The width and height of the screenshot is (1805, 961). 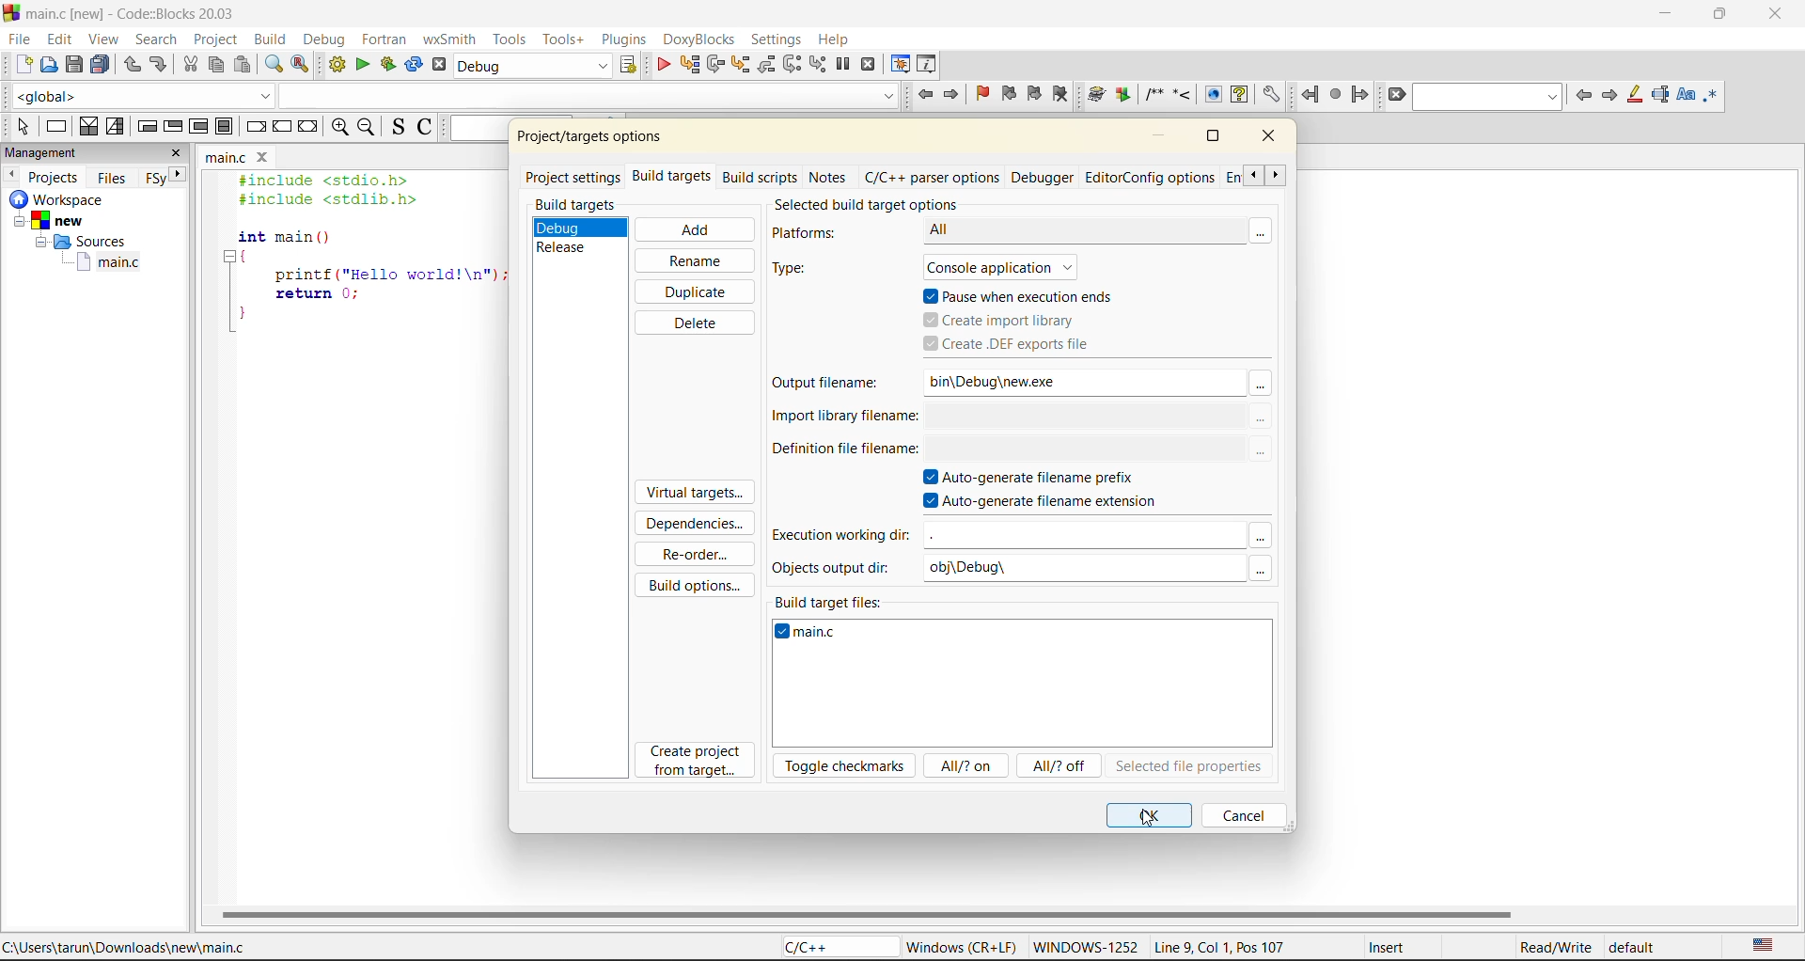 What do you see at coordinates (832, 599) in the screenshot?
I see `build target files` at bounding box center [832, 599].